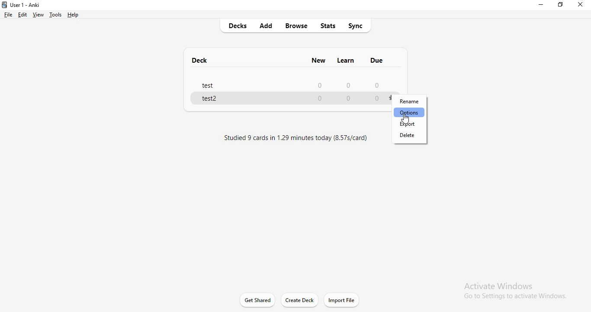  What do you see at coordinates (405, 119) in the screenshot?
I see `Cursor` at bounding box center [405, 119].